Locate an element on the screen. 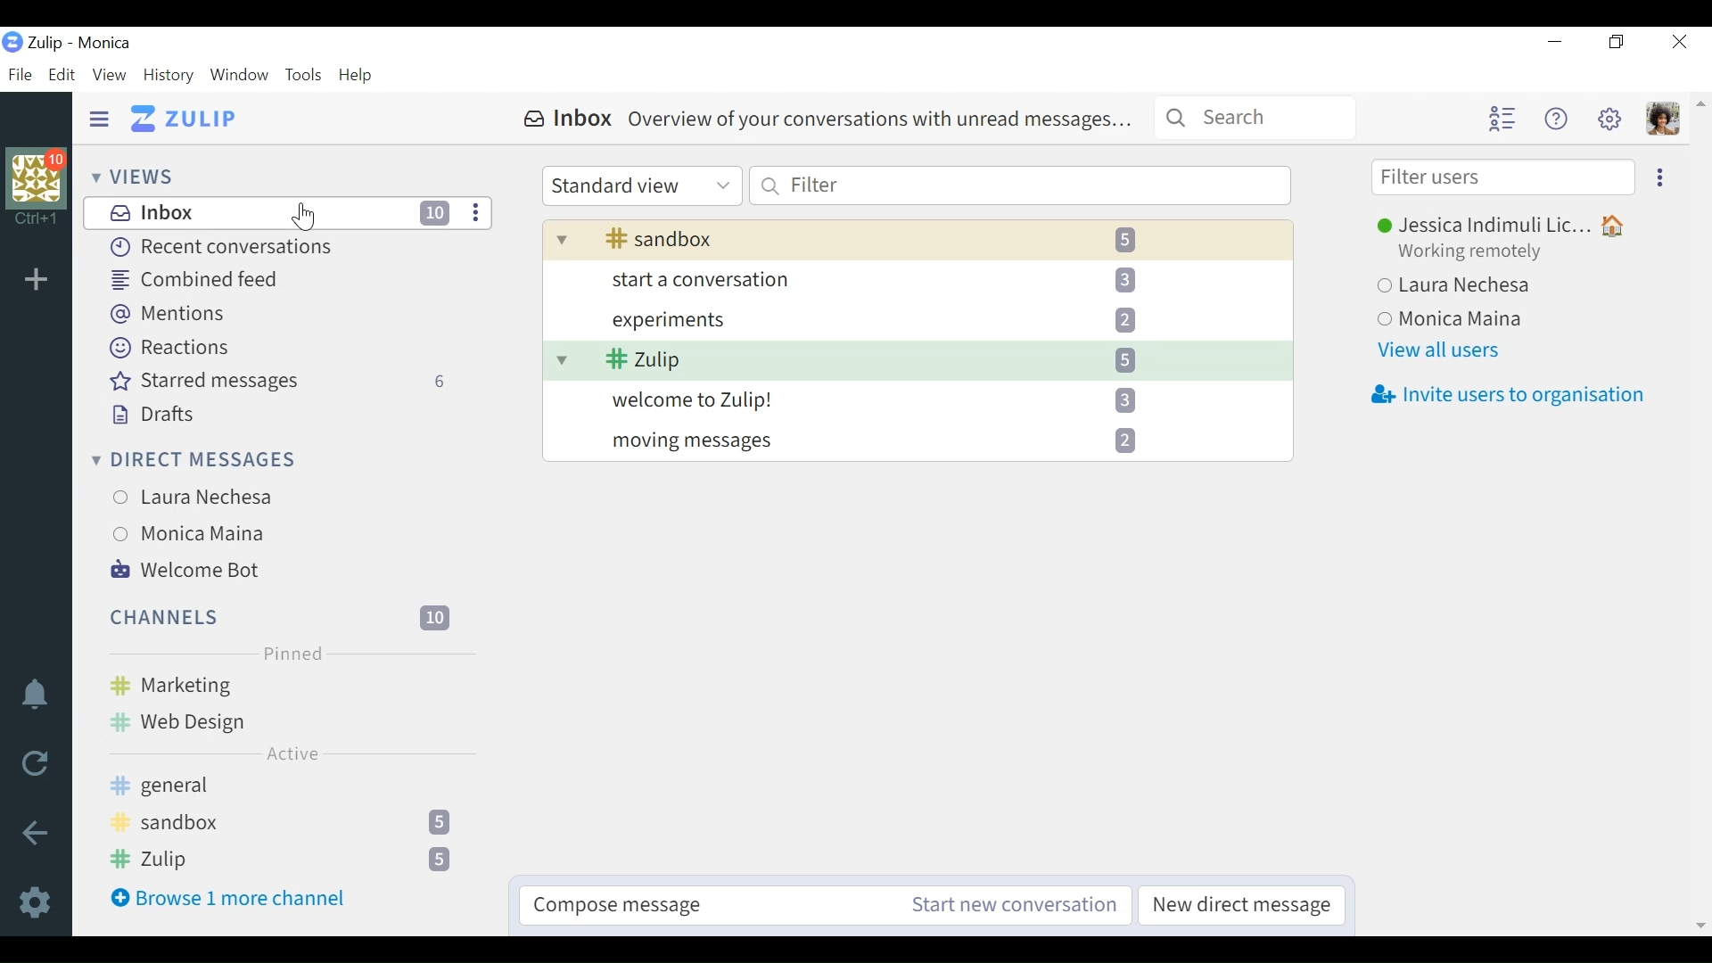 This screenshot has height=963, width=1712. View all users is located at coordinates (1444, 352).